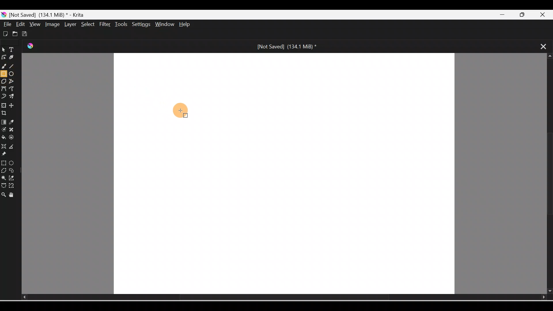 This screenshot has width=553, height=311. Describe the element at coordinates (14, 122) in the screenshot. I see `Sample a color from image/current layer` at that location.